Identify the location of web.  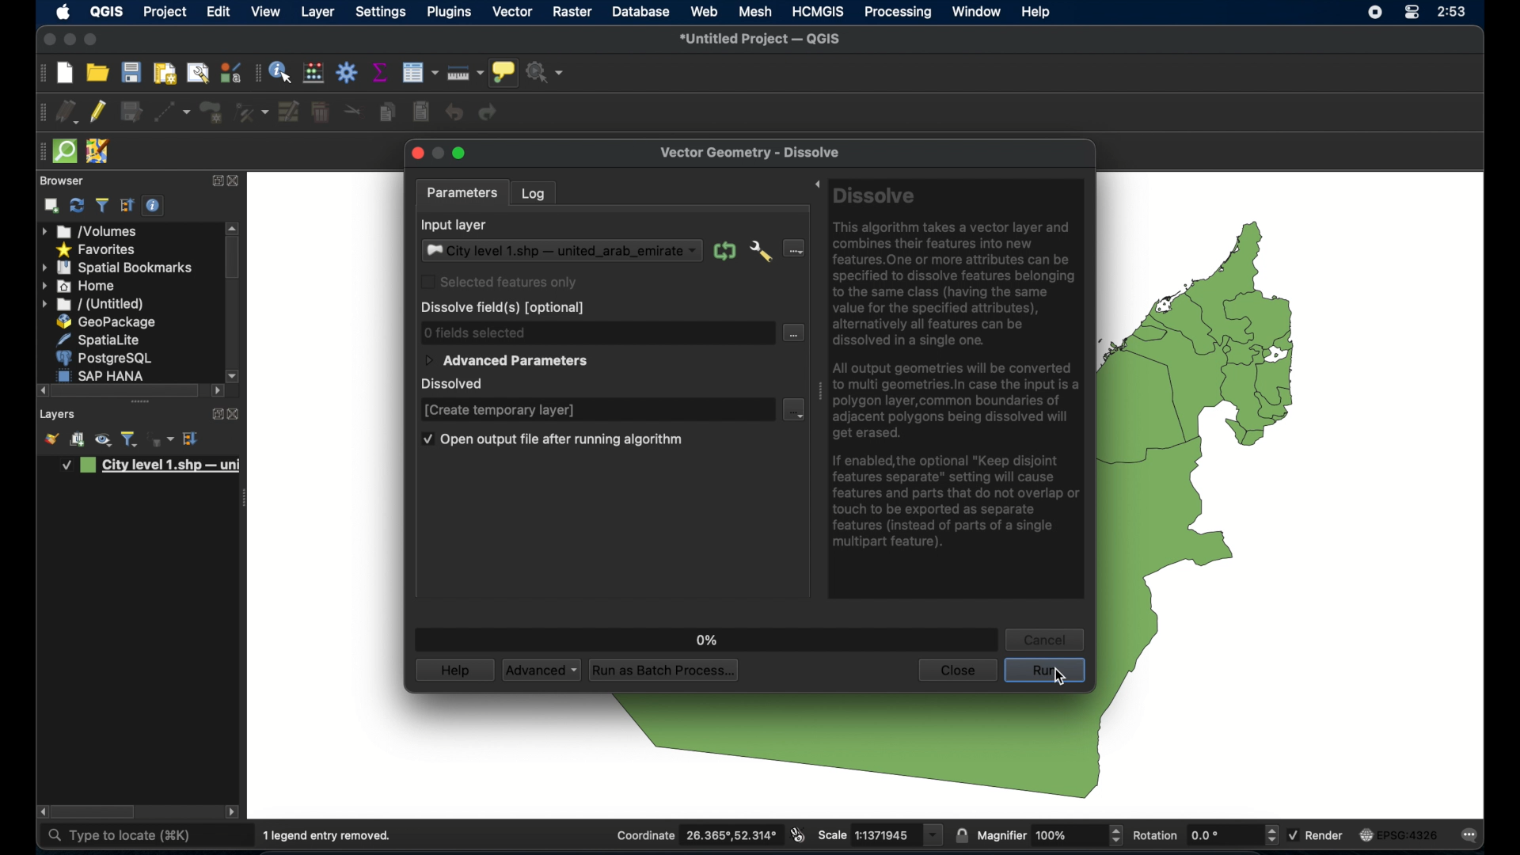
(704, 11).